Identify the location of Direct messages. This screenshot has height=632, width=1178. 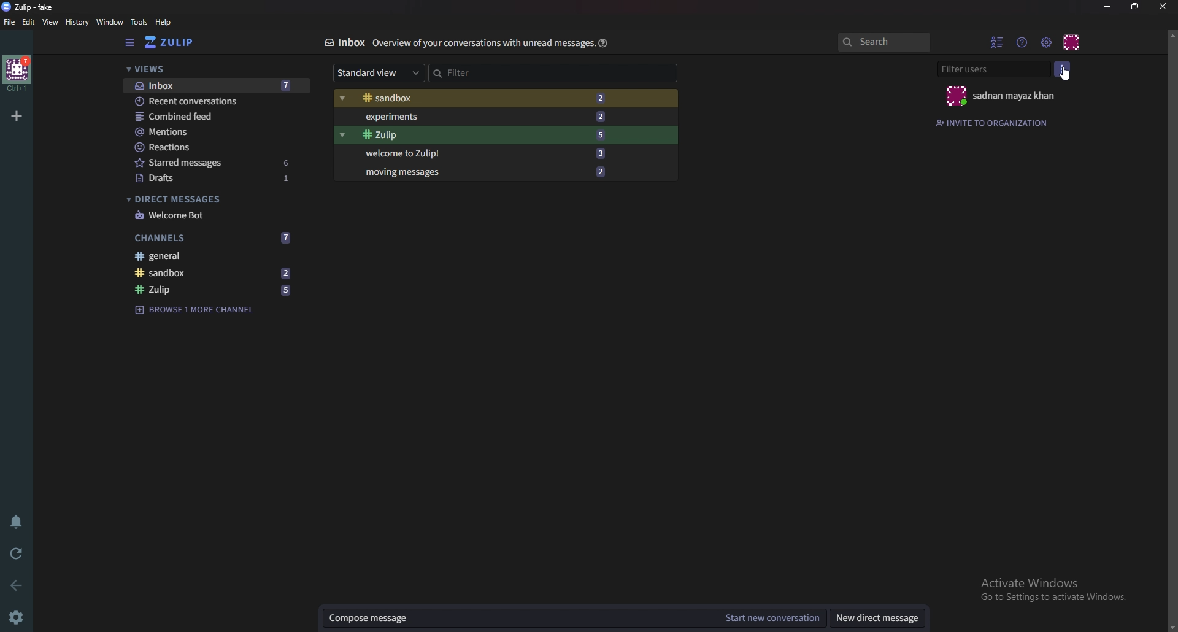
(212, 198).